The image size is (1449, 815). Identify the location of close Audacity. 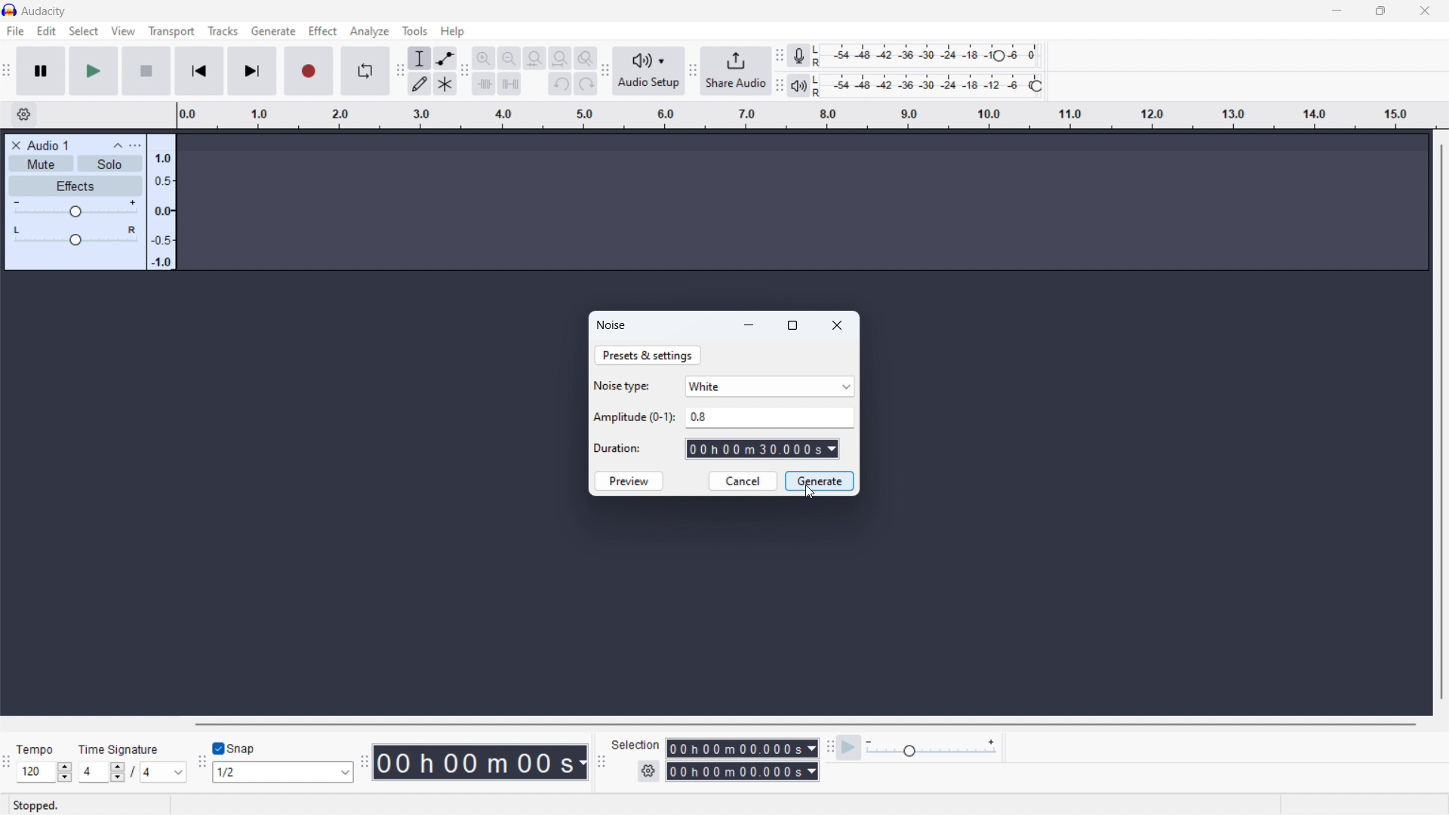
(1421, 10).